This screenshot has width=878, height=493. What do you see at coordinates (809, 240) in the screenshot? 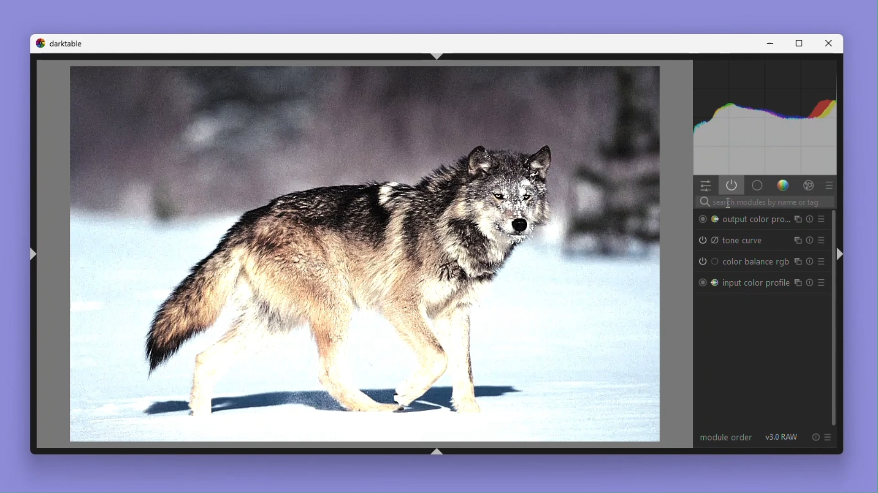
I see `Reset ` at bounding box center [809, 240].